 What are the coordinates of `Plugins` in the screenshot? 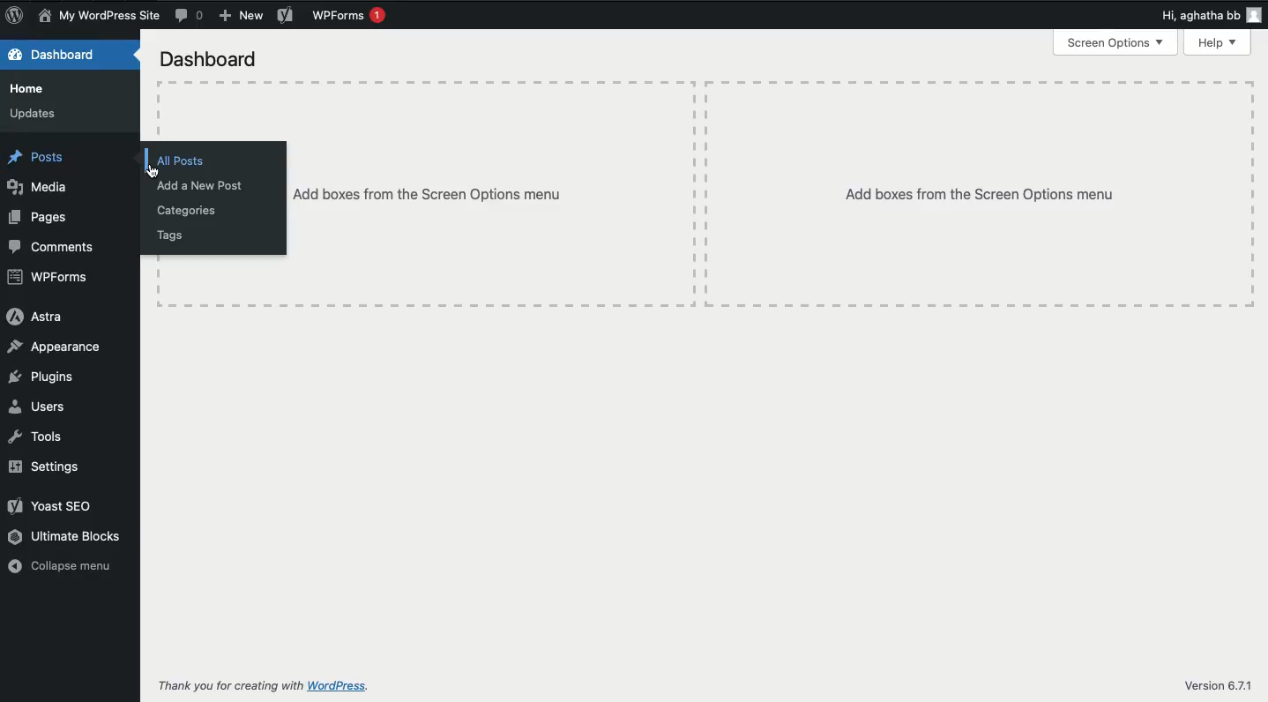 It's located at (41, 377).